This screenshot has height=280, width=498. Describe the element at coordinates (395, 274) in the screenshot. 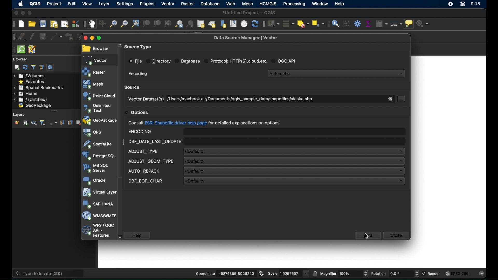

I see `rotation` at that location.